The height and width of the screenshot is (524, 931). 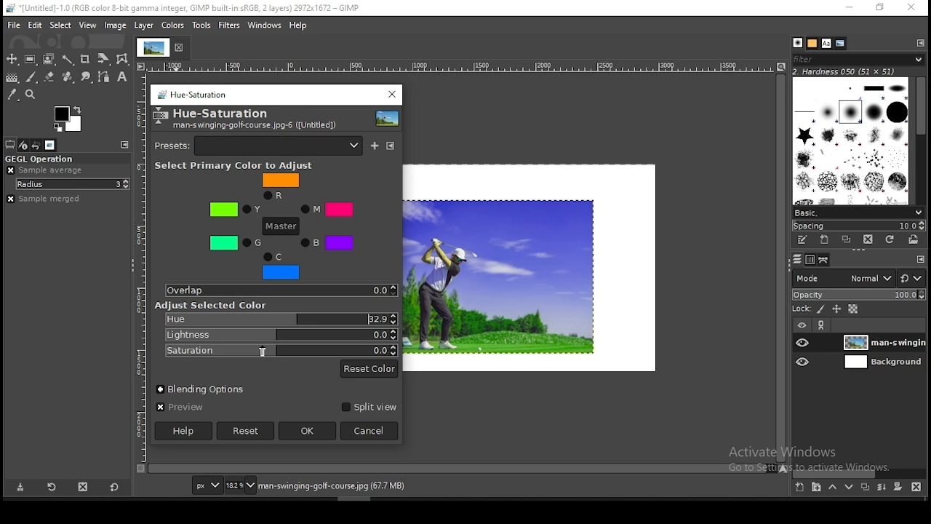 I want to click on scroll bar, so click(x=780, y=269).